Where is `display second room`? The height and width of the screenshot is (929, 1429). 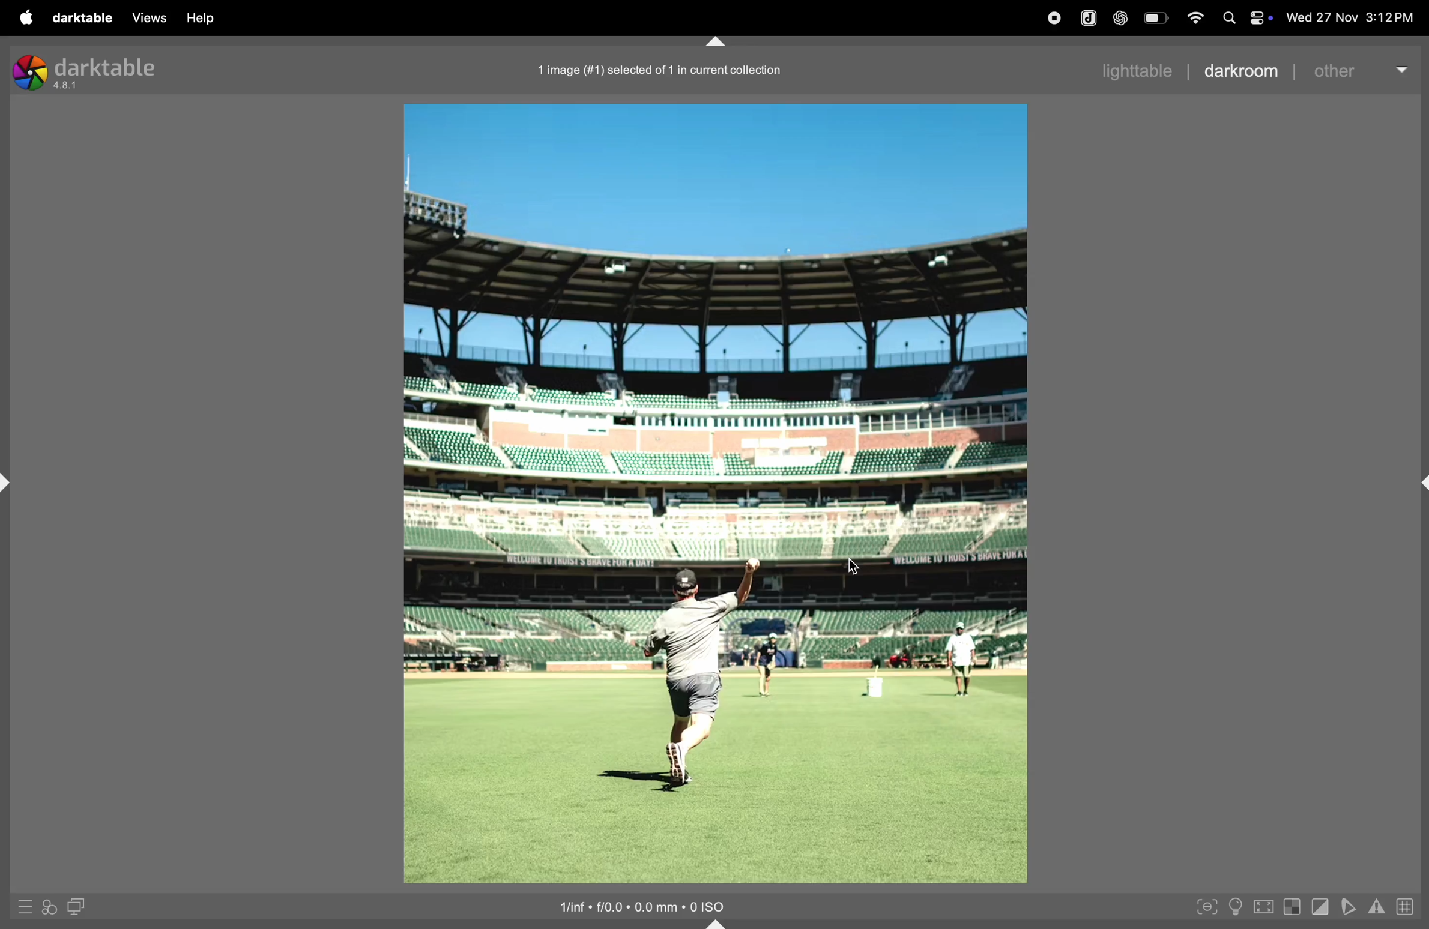 display second room is located at coordinates (79, 905).